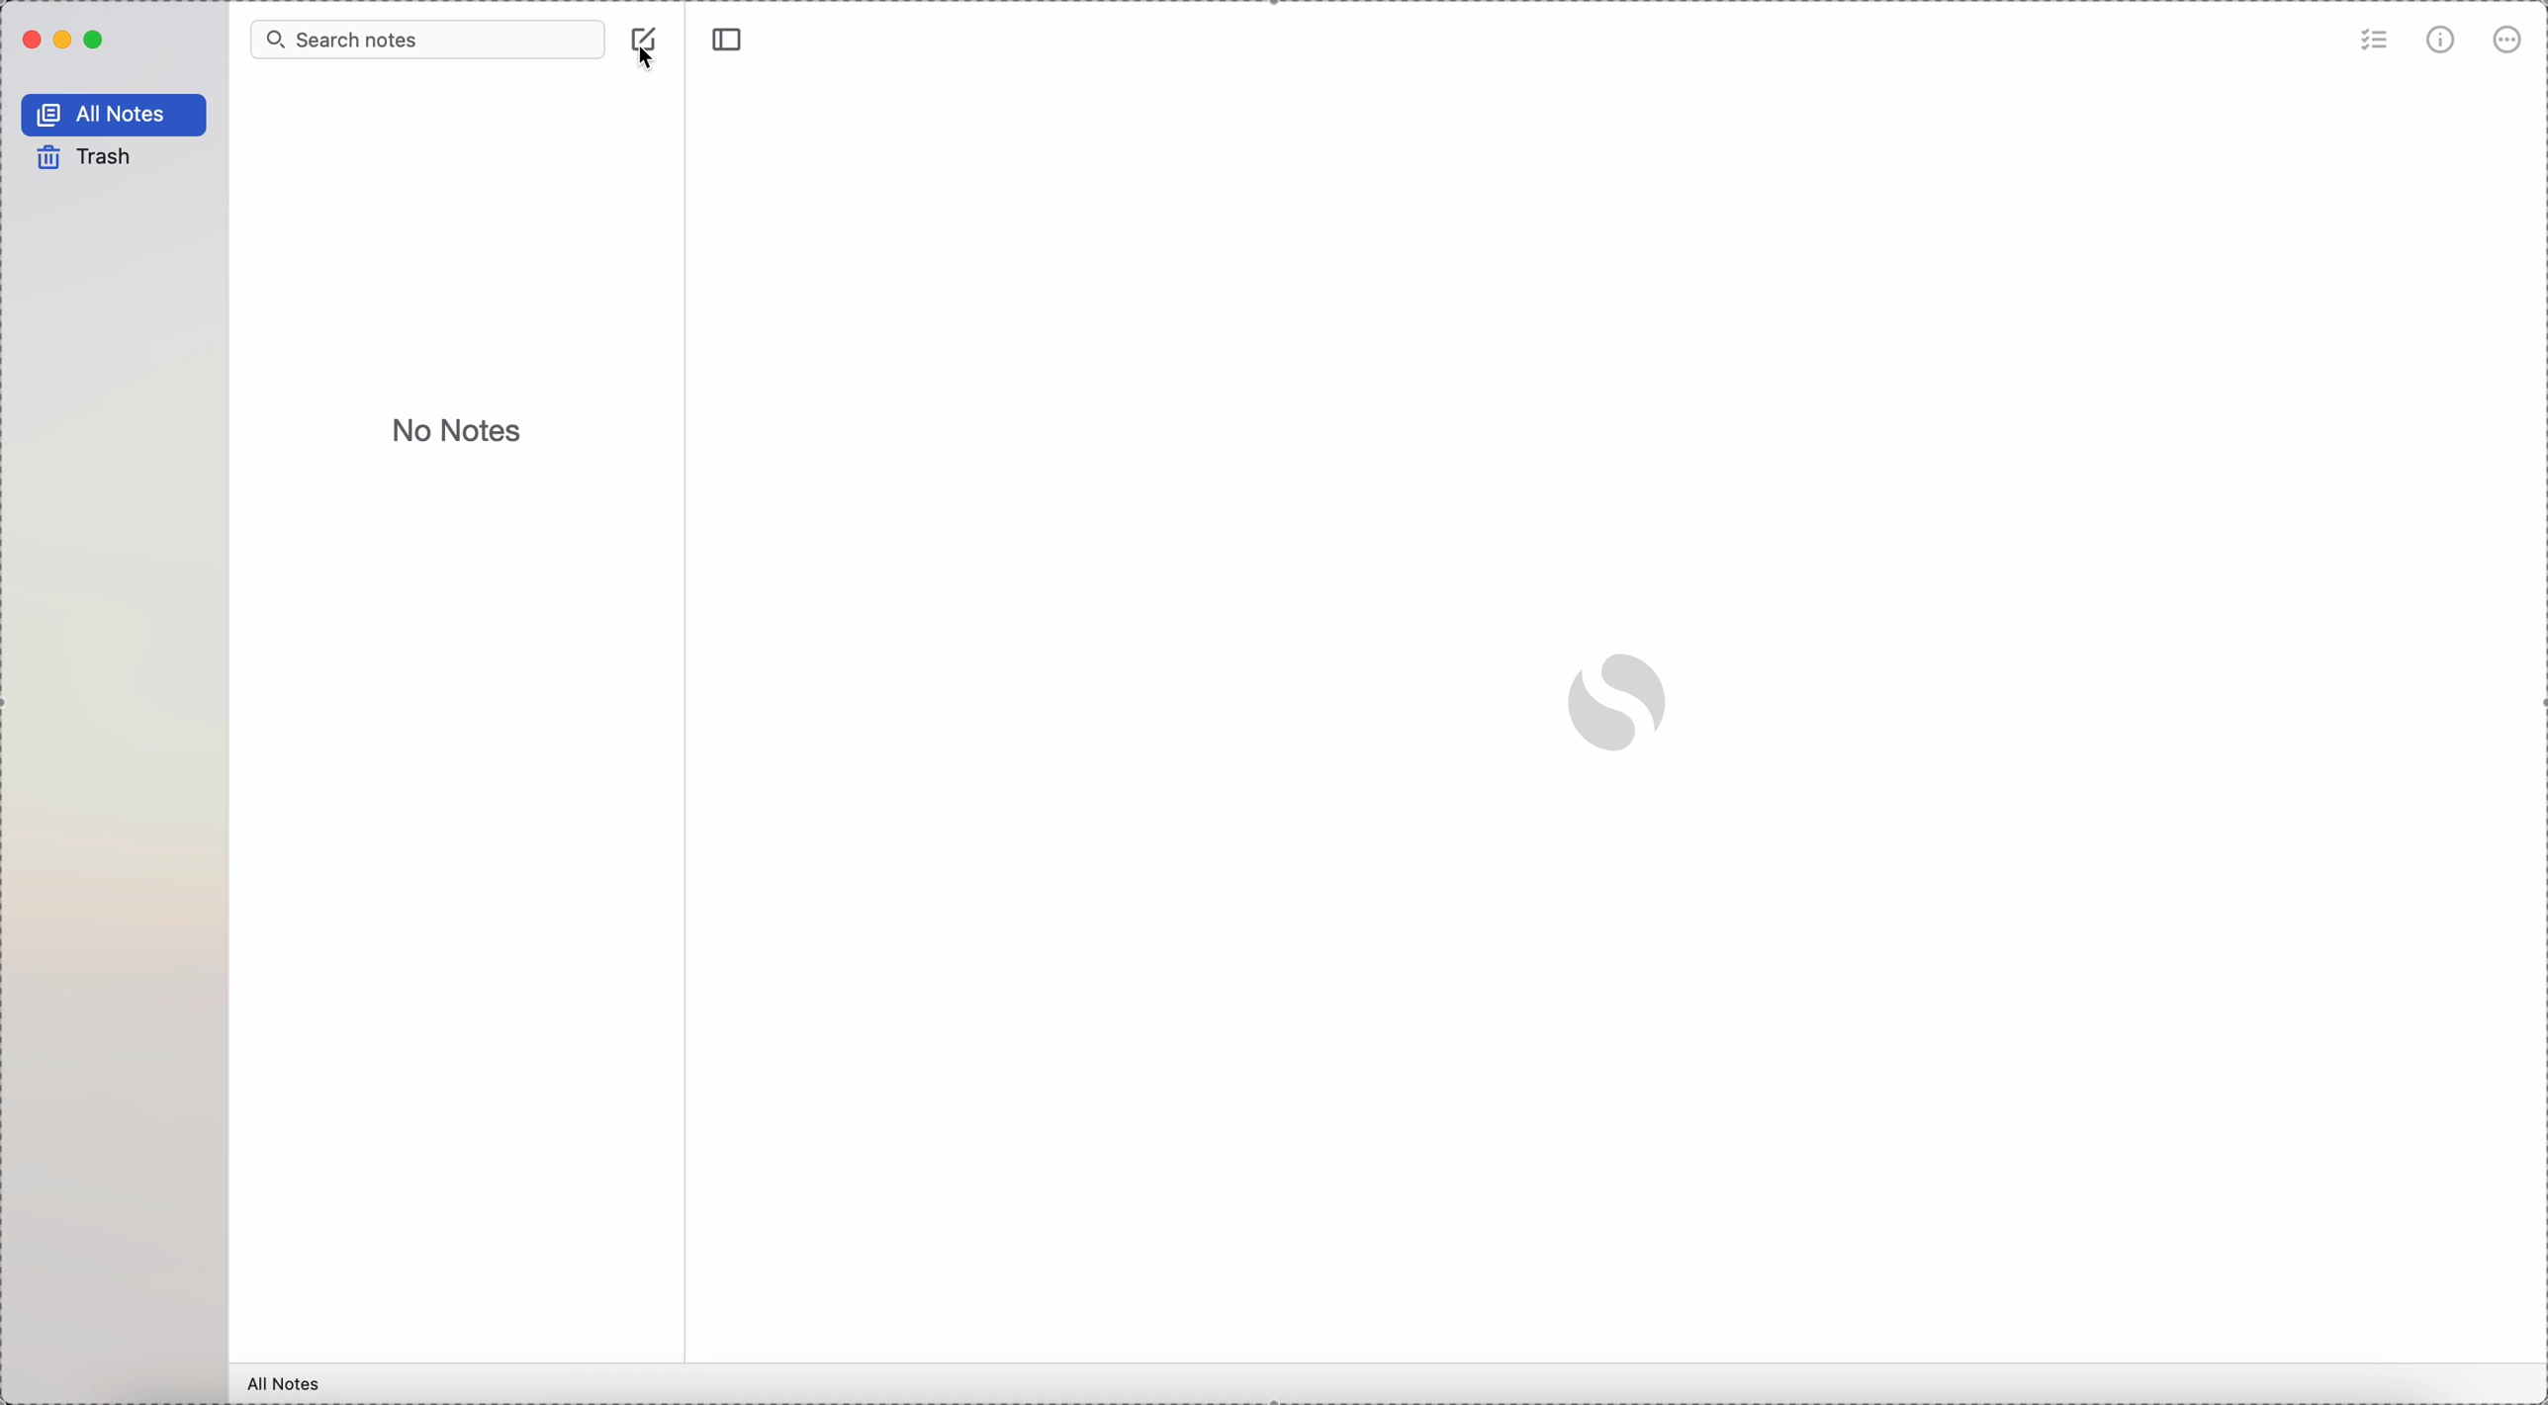 This screenshot has width=2548, height=1405. What do you see at coordinates (83, 160) in the screenshot?
I see `trash` at bounding box center [83, 160].